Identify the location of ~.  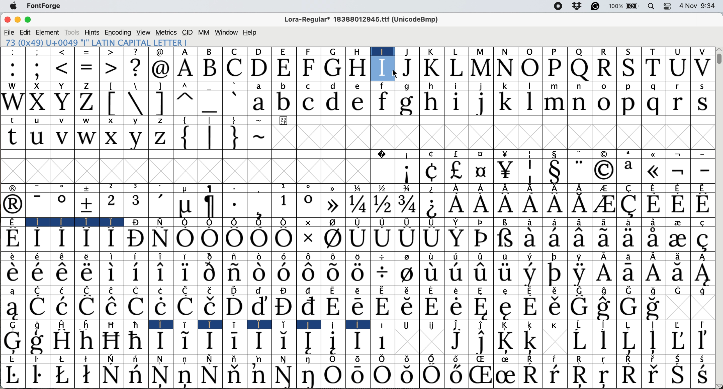
(260, 121).